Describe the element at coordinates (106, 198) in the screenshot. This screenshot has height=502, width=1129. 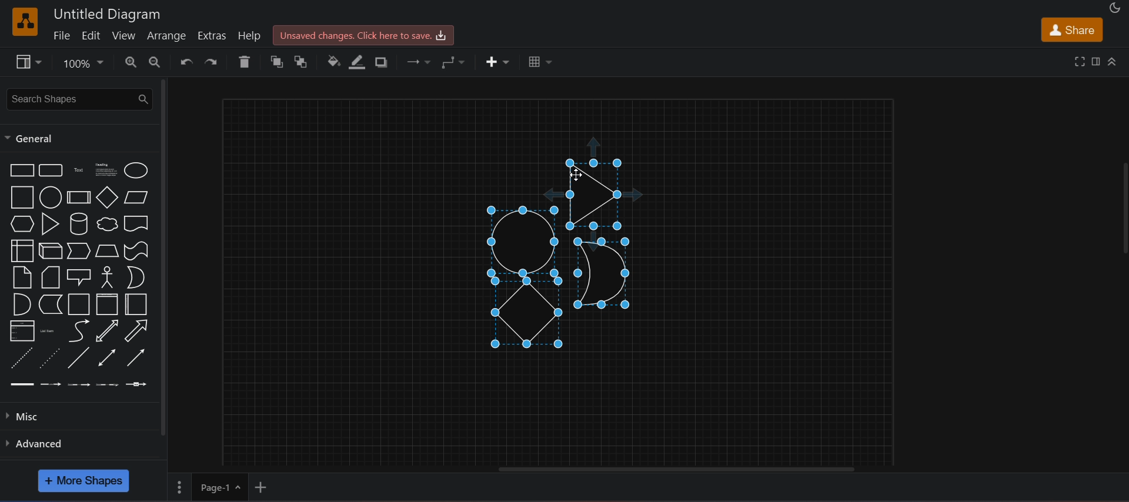
I see `diamond` at that location.